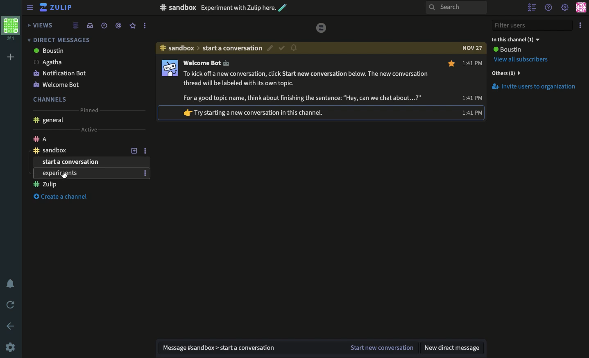  I want to click on #sandbox, so click(177, 48).